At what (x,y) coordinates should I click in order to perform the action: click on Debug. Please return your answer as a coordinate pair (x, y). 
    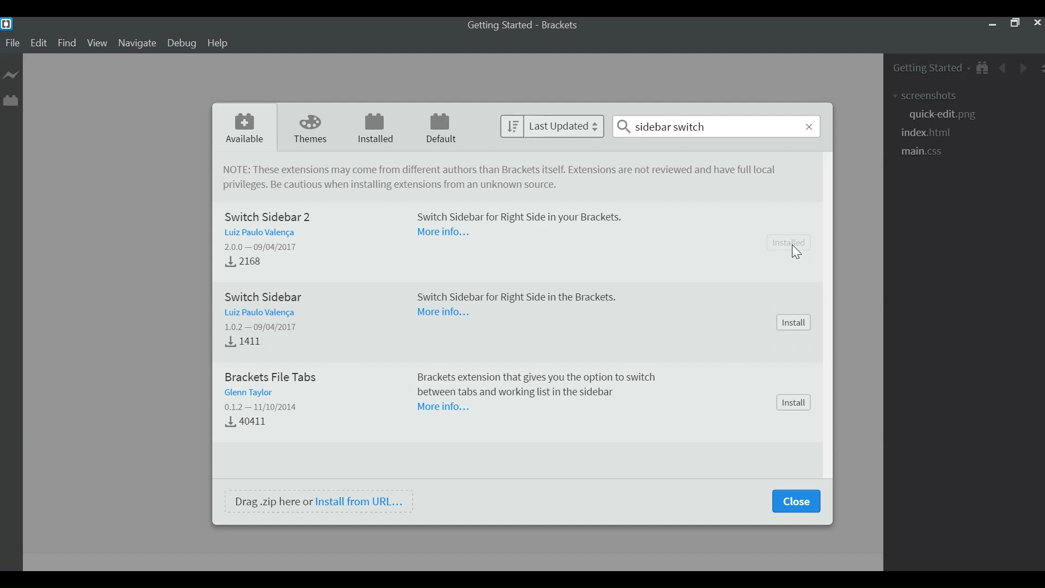
    Looking at the image, I should click on (182, 44).